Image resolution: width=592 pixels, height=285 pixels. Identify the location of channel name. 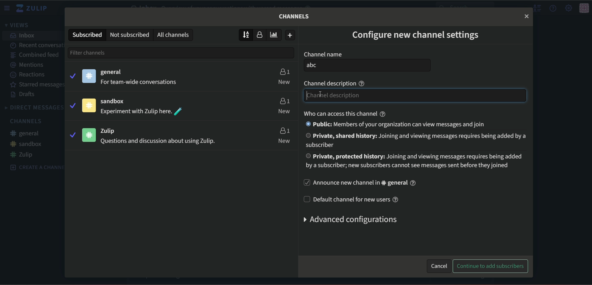
(323, 54).